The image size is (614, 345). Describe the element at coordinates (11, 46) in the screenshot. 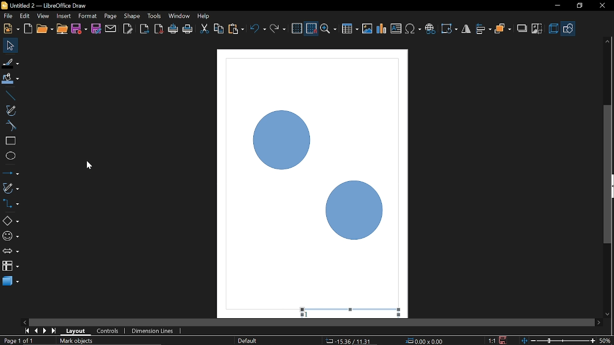

I see `Select` at that location.